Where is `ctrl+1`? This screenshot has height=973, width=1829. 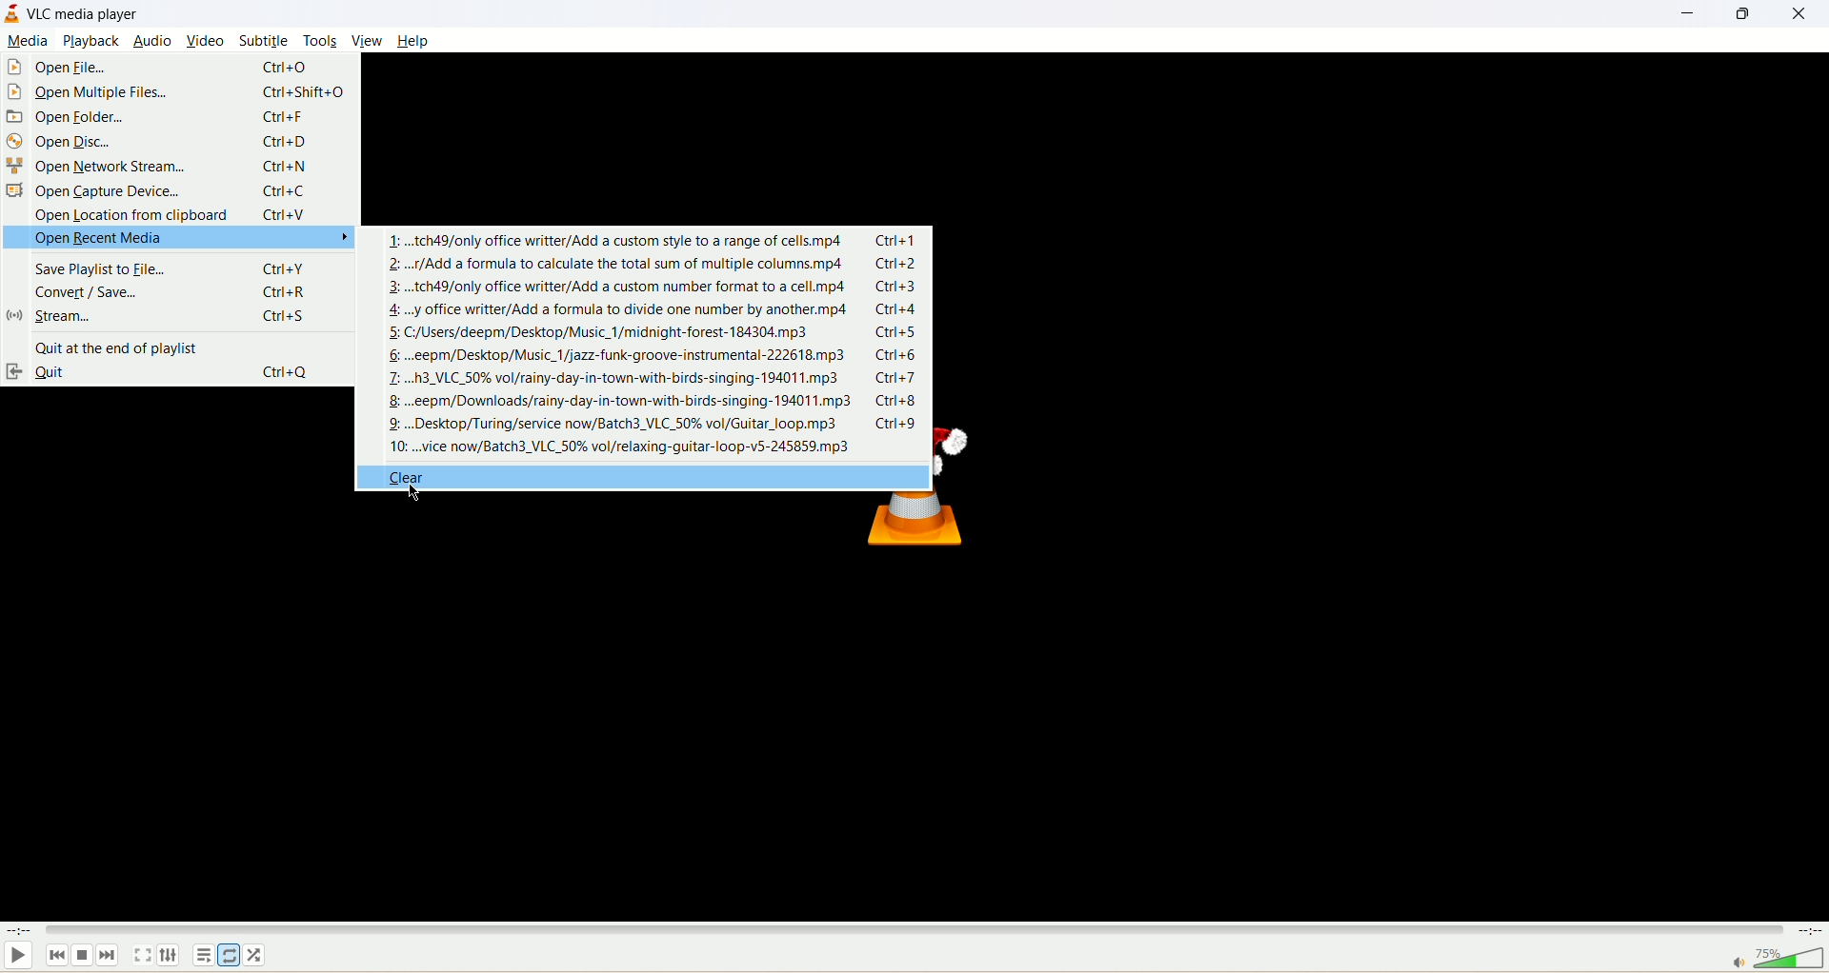 ctrl+1 is located at coordinates (901, 241).